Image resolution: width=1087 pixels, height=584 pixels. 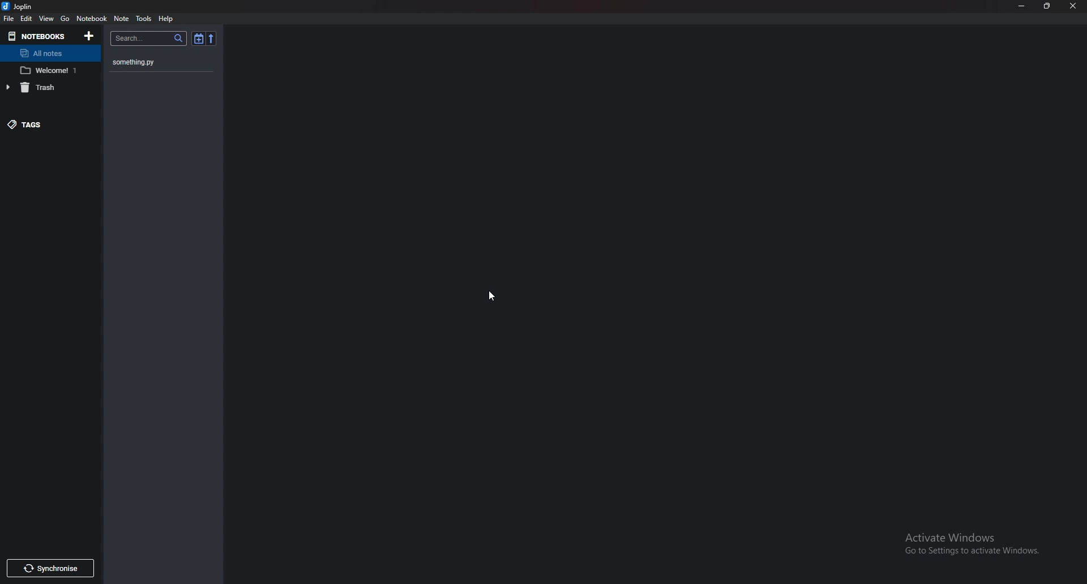 What do you see at coordinates (28, 19) in the screenshot?
I see `edit` at bounding box center [28, 19].